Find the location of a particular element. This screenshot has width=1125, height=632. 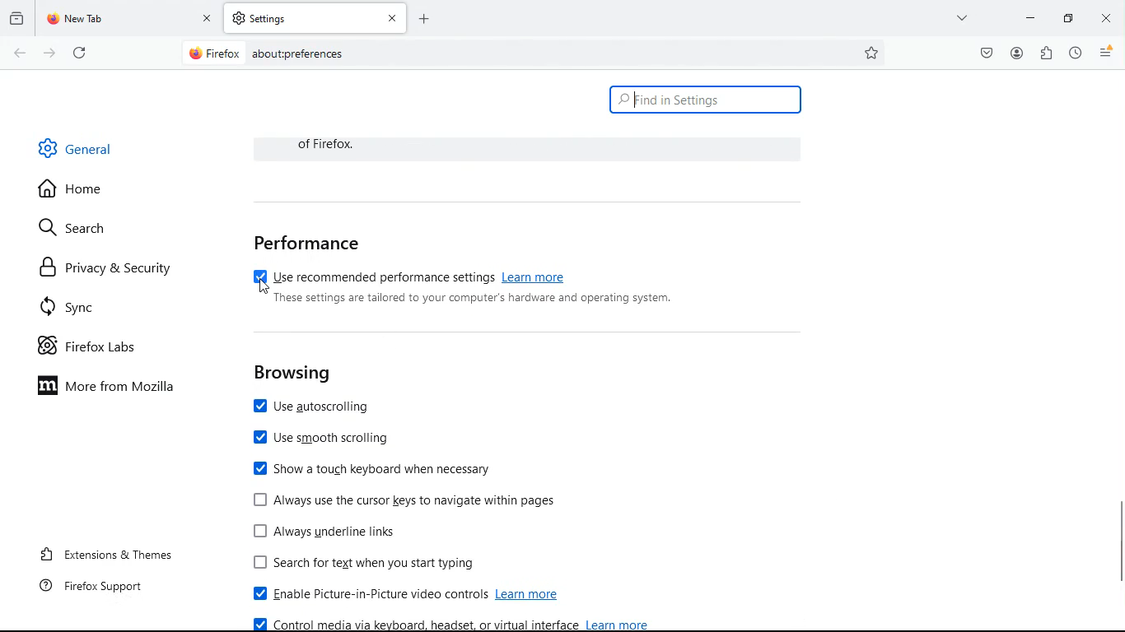

more is located at coordinates (964, 17).